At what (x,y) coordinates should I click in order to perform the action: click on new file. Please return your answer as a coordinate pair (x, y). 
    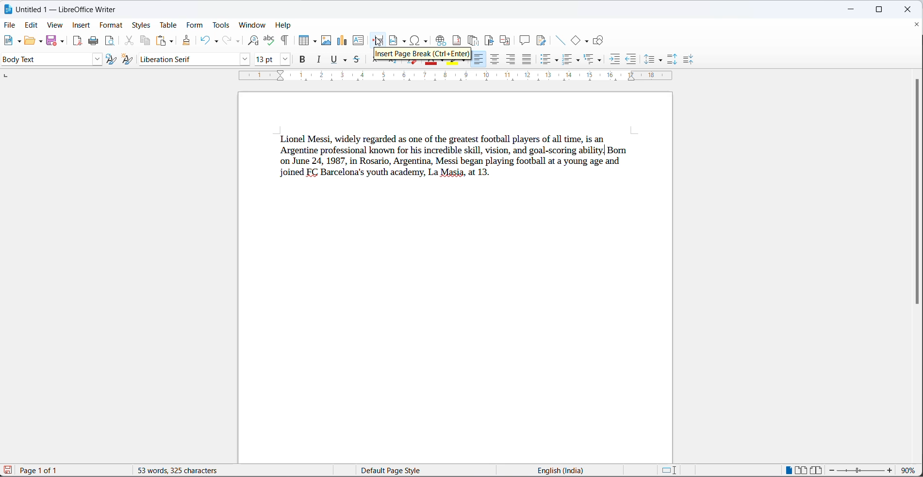
    Looking at the image, I should click on (6, 41).